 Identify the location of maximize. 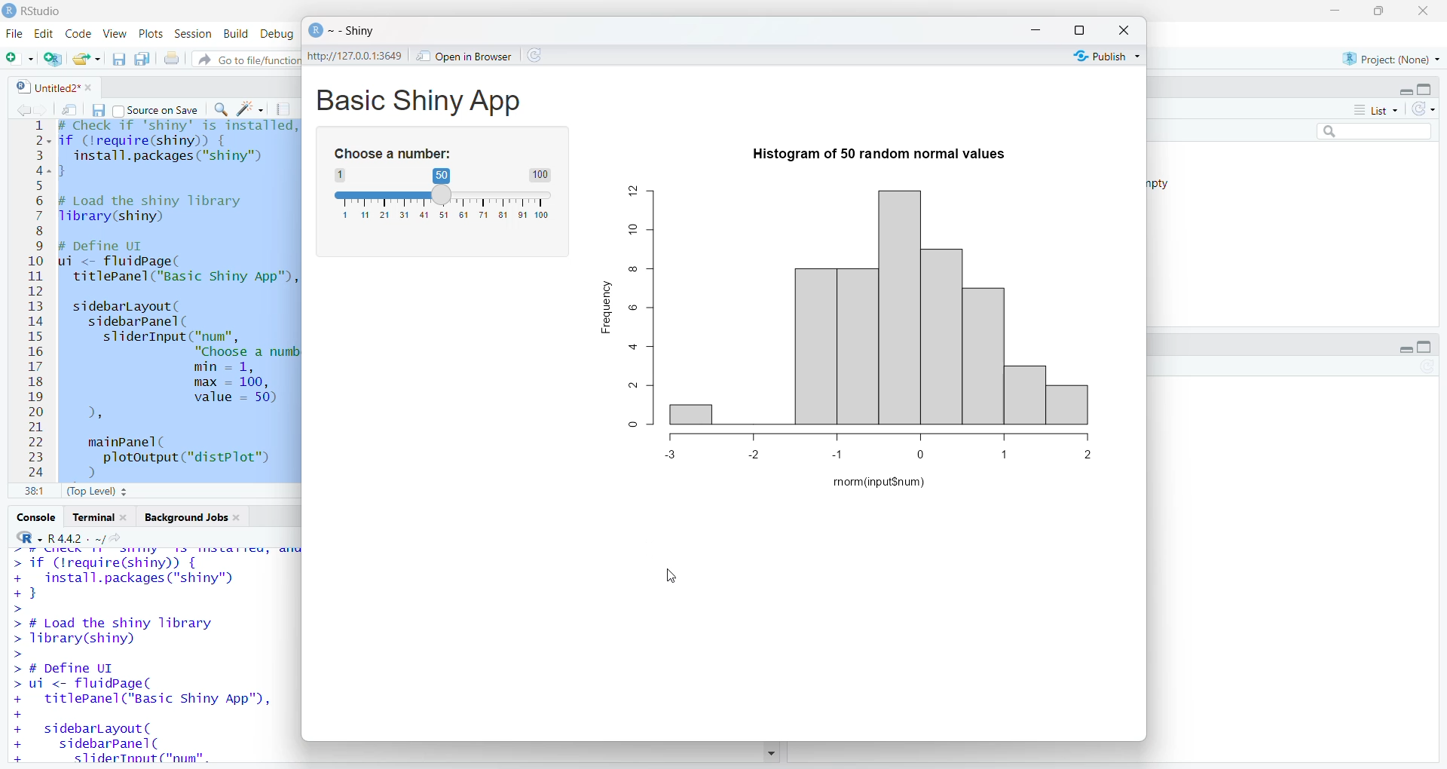
(1426, 89).